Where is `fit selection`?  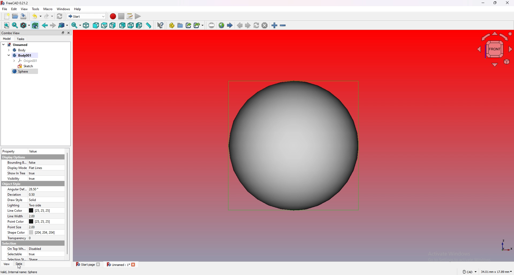 fit selection is located at coordinates (15, 26).